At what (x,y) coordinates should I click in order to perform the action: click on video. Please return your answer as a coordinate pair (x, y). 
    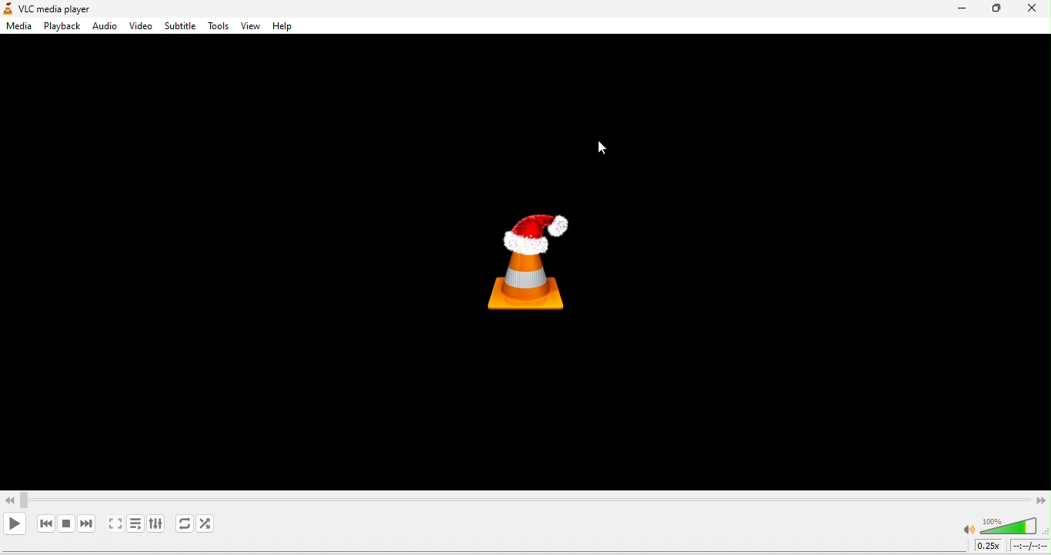
    Looking at the image, I should click on (139, 27).